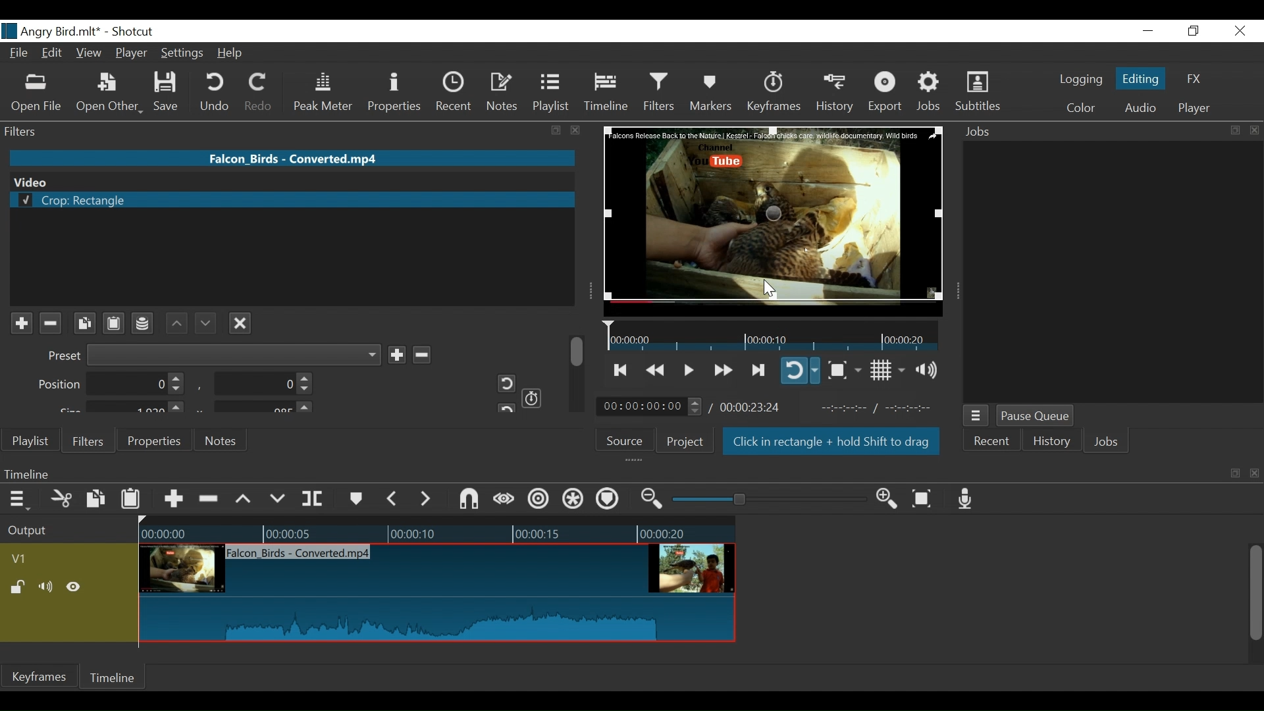 The height and width of the screenshot is (711, 1264). I want to click on Video Track Name, so click(57, 560).